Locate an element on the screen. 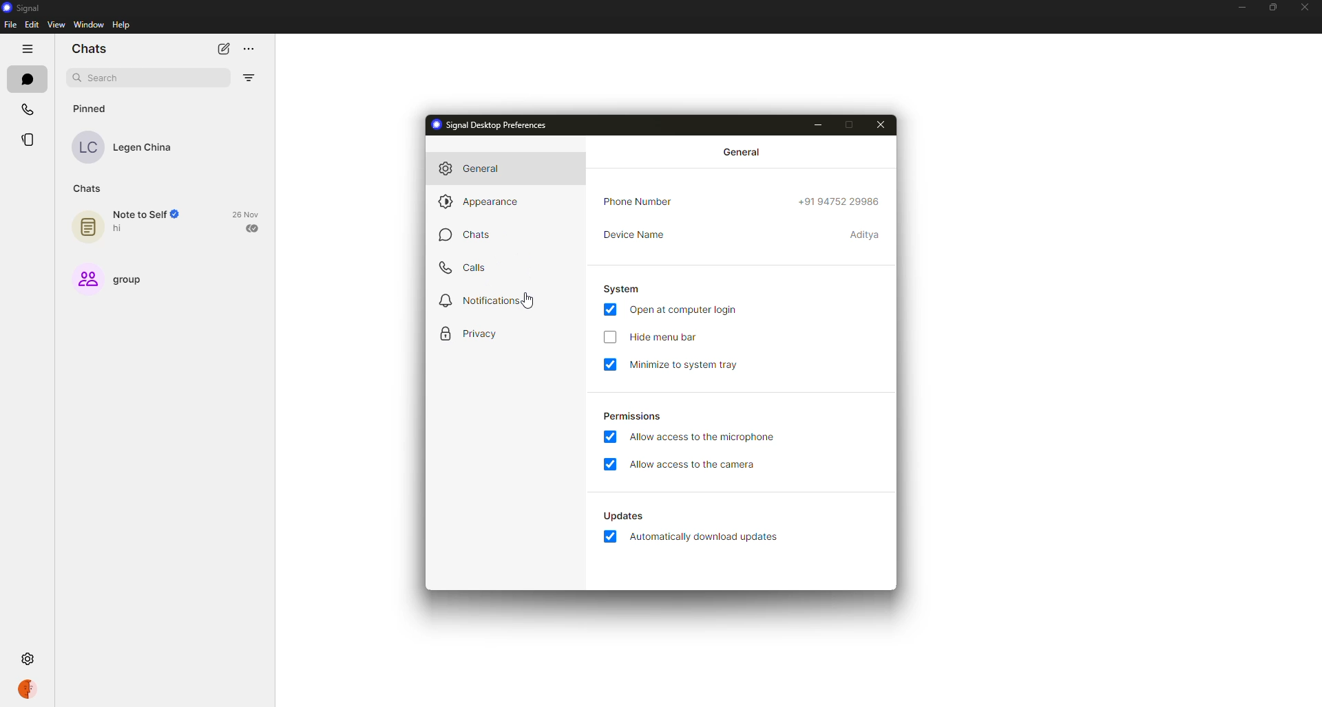  system is located at coordinates (625, 288).